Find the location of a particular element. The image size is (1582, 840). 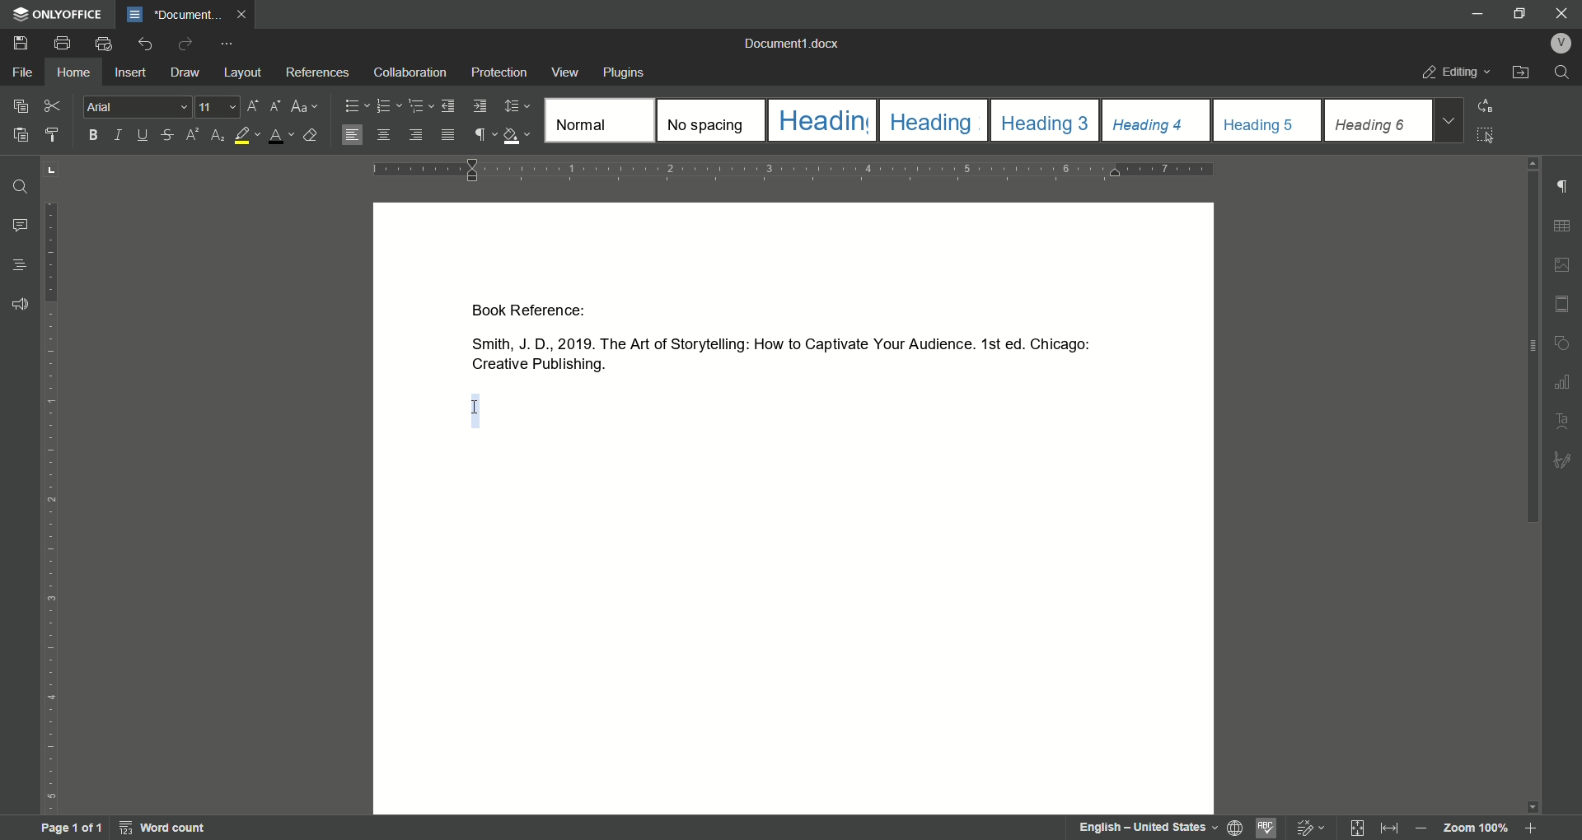

paste special is located at coordinates (21, 105).